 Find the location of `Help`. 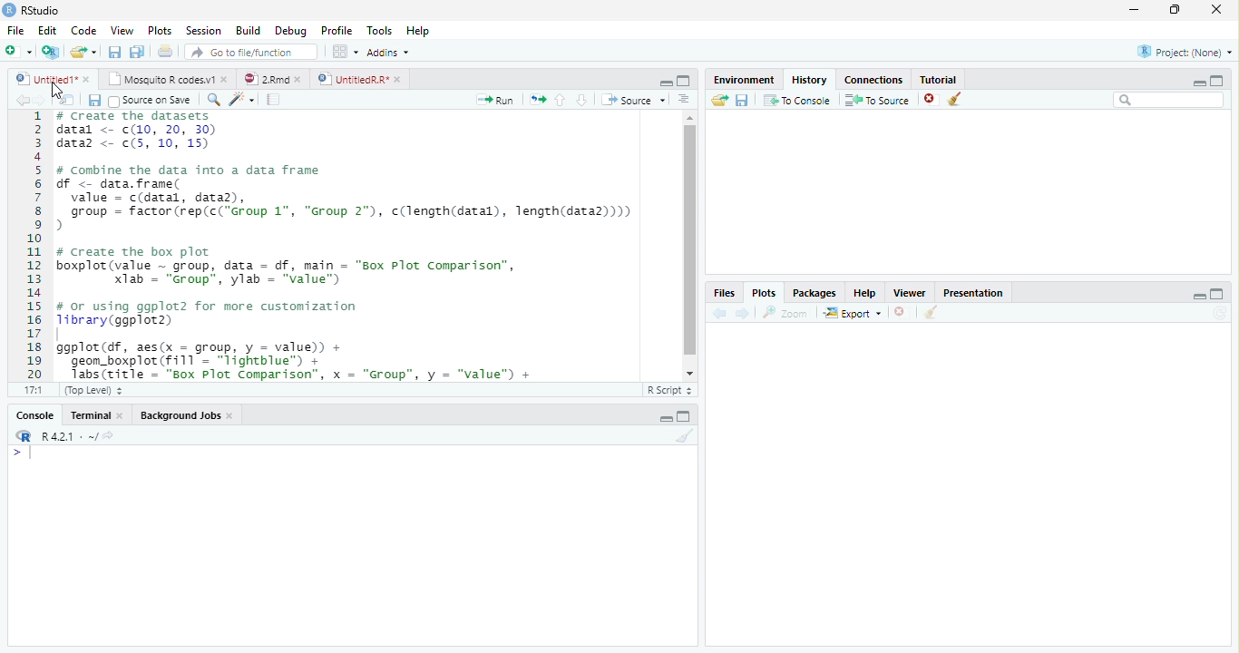

Help is located at coordinates (865, 292).